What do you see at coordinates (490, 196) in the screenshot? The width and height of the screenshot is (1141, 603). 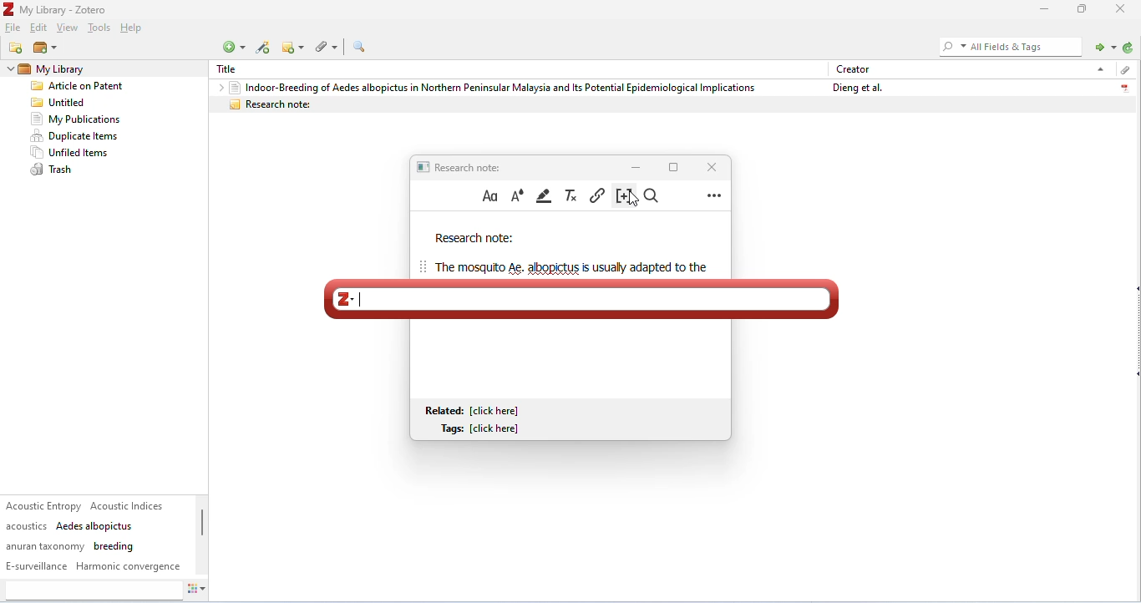 I see `format text` at bounding box center [490, 196].